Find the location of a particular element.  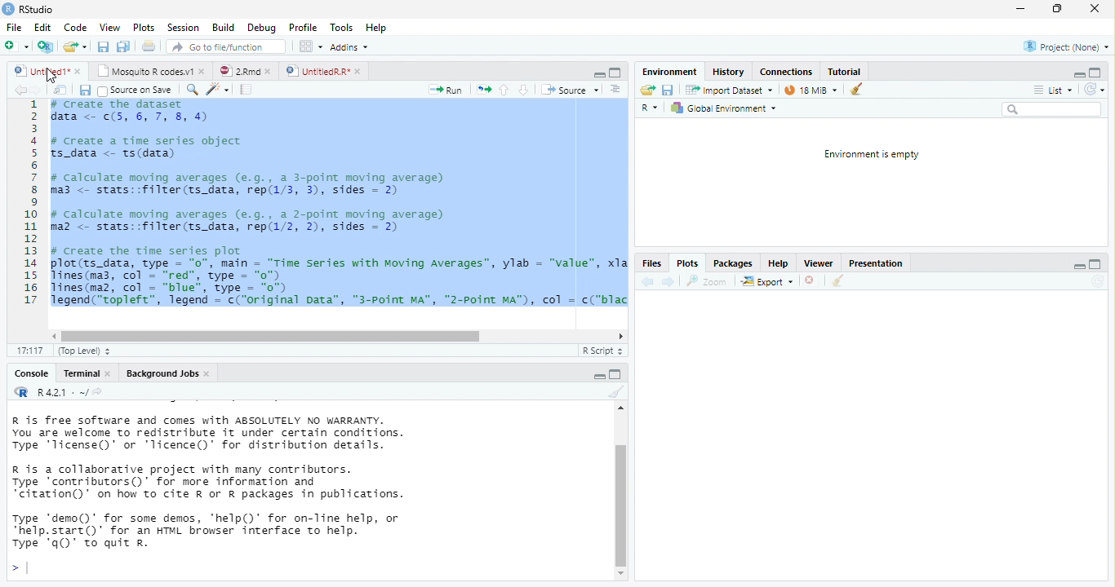

Code is located at coordinates (76, 27).